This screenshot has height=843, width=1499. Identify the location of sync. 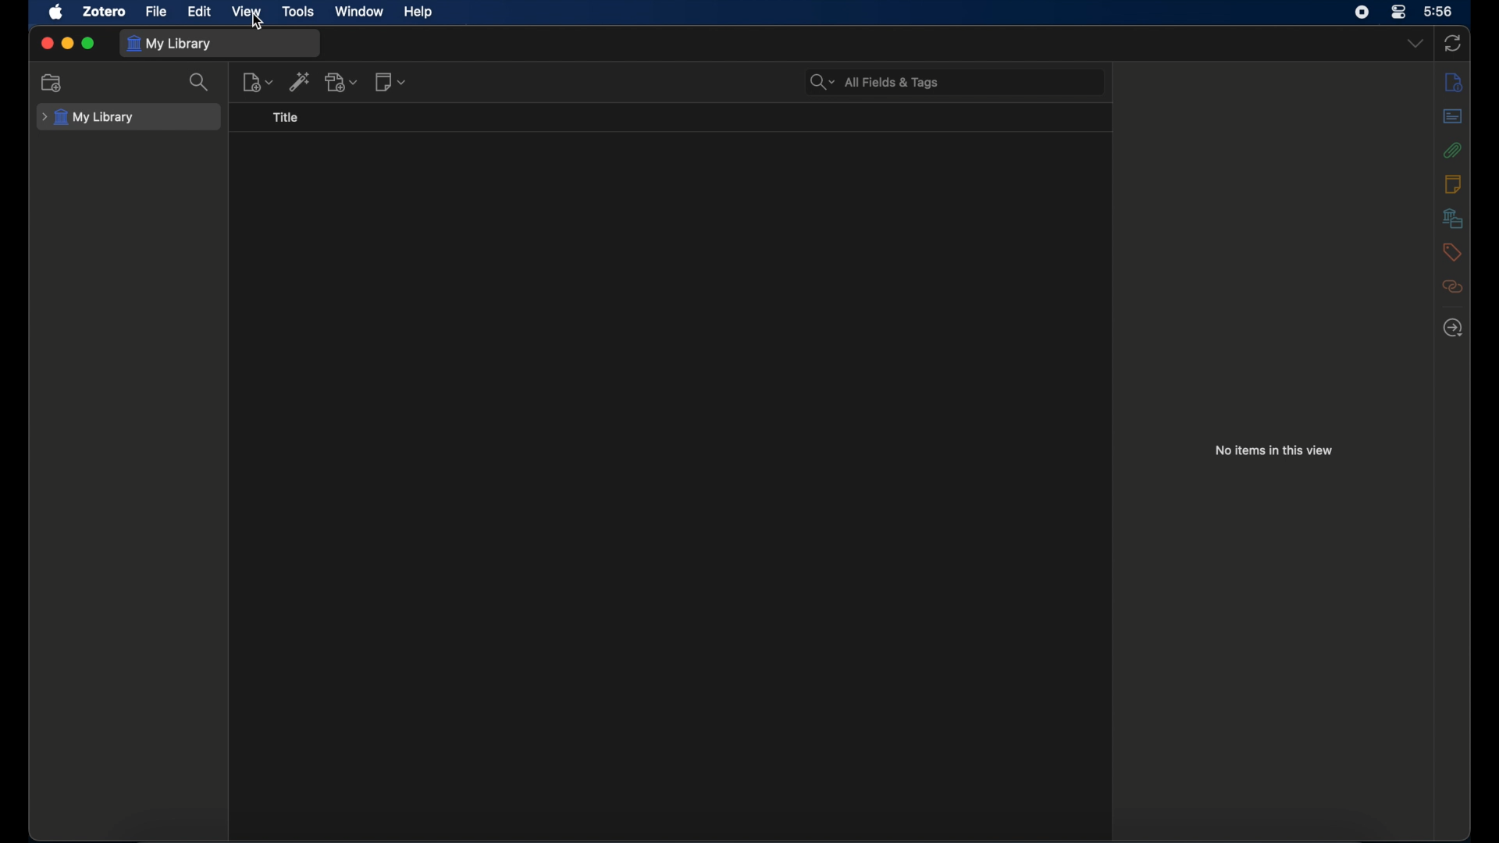
(1453, 44).